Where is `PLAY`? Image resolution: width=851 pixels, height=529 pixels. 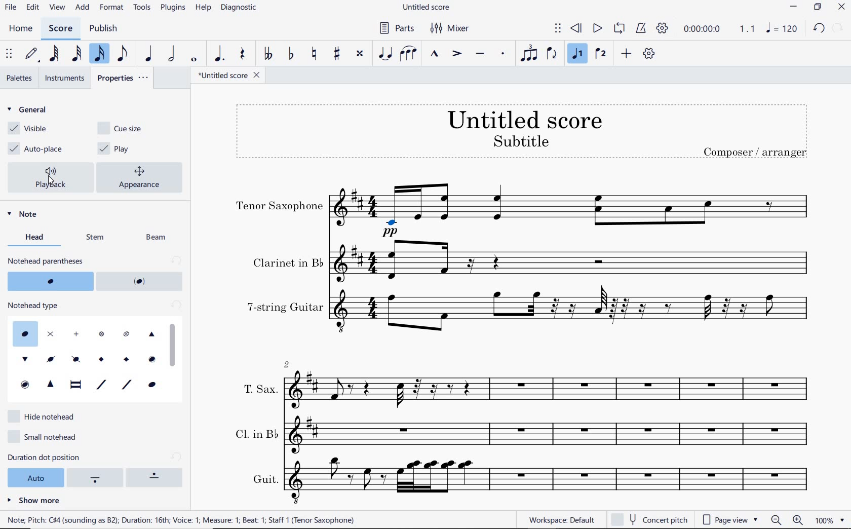
PLAY is located at coordinates (597, 29).